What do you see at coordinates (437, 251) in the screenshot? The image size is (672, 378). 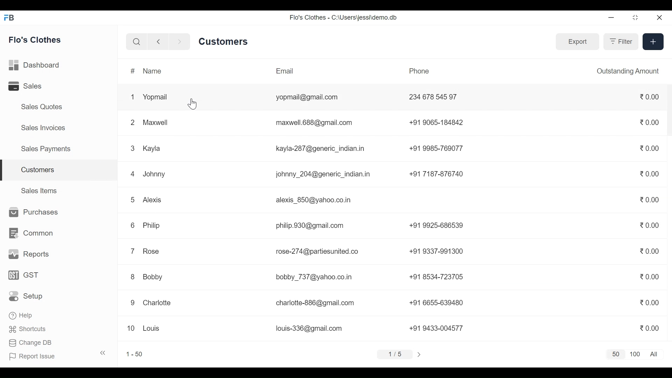 I see `+91 9337-991300` at bounding box center [437, 251].